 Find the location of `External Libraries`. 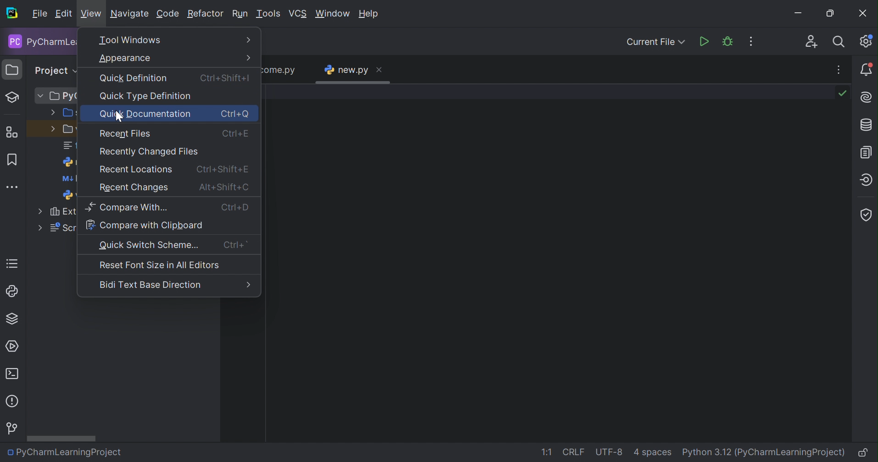

External Libraries is located at coordinates (55, 212).